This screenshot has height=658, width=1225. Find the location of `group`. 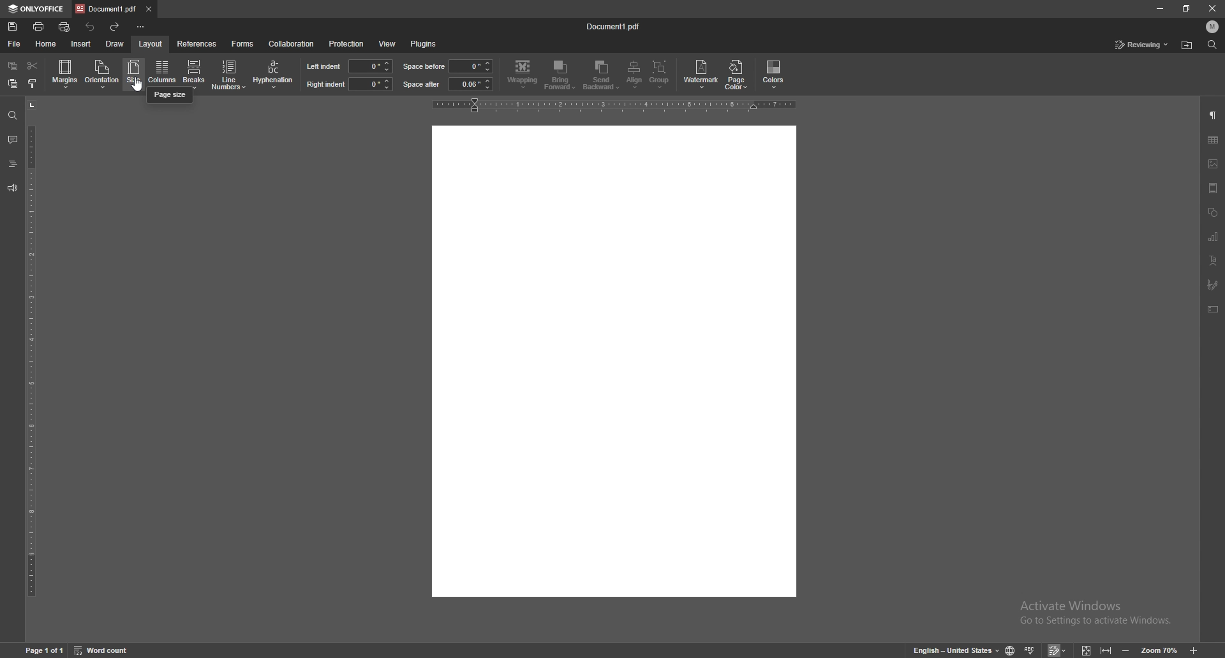

group is located at coordinates (660, 75).